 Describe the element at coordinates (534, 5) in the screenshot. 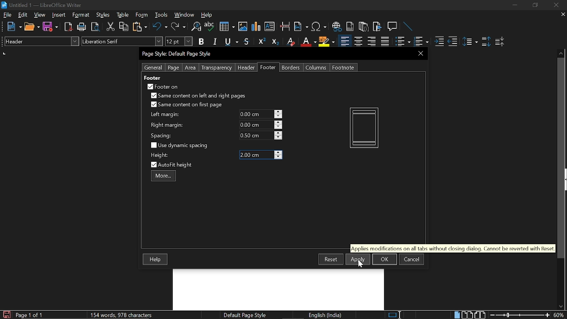

I see `Restore down` at that location.